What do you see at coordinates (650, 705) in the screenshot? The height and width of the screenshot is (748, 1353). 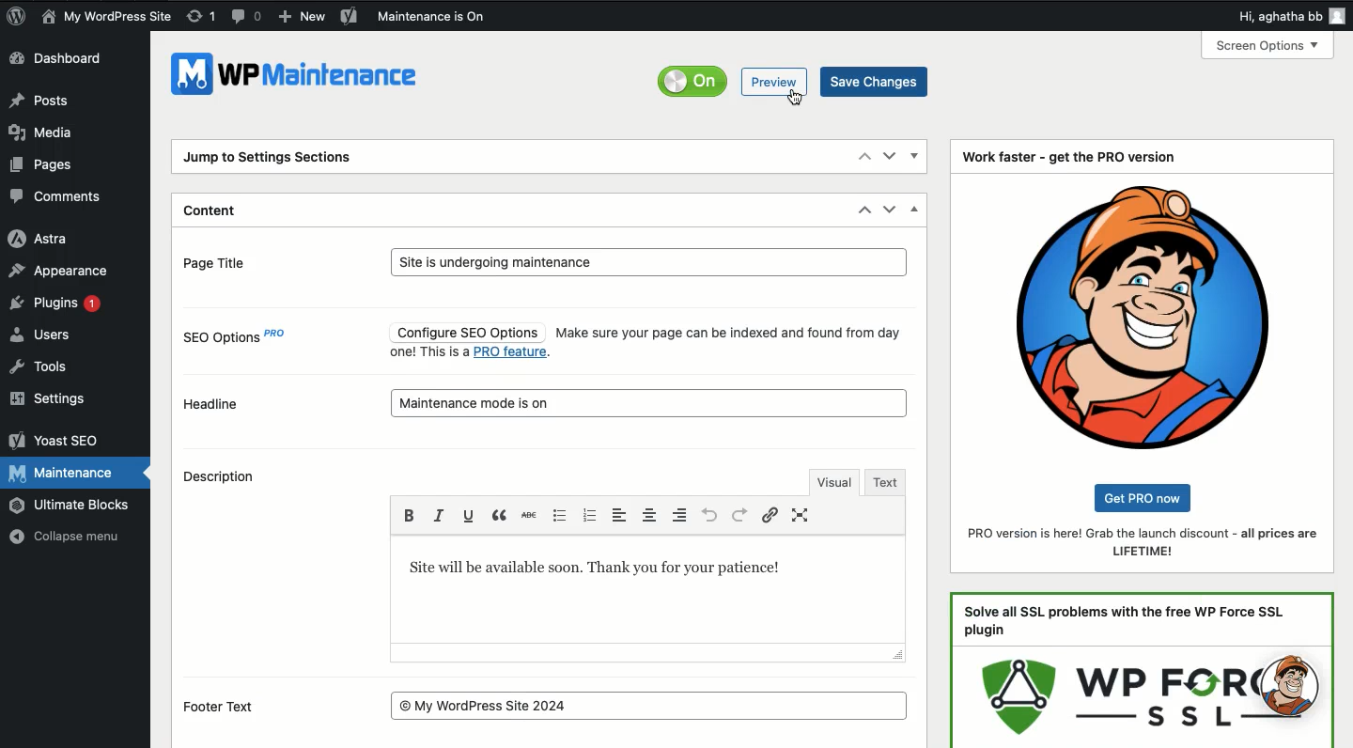 I see `© My WordPress Site 2024` at bounding box center [650, 705].